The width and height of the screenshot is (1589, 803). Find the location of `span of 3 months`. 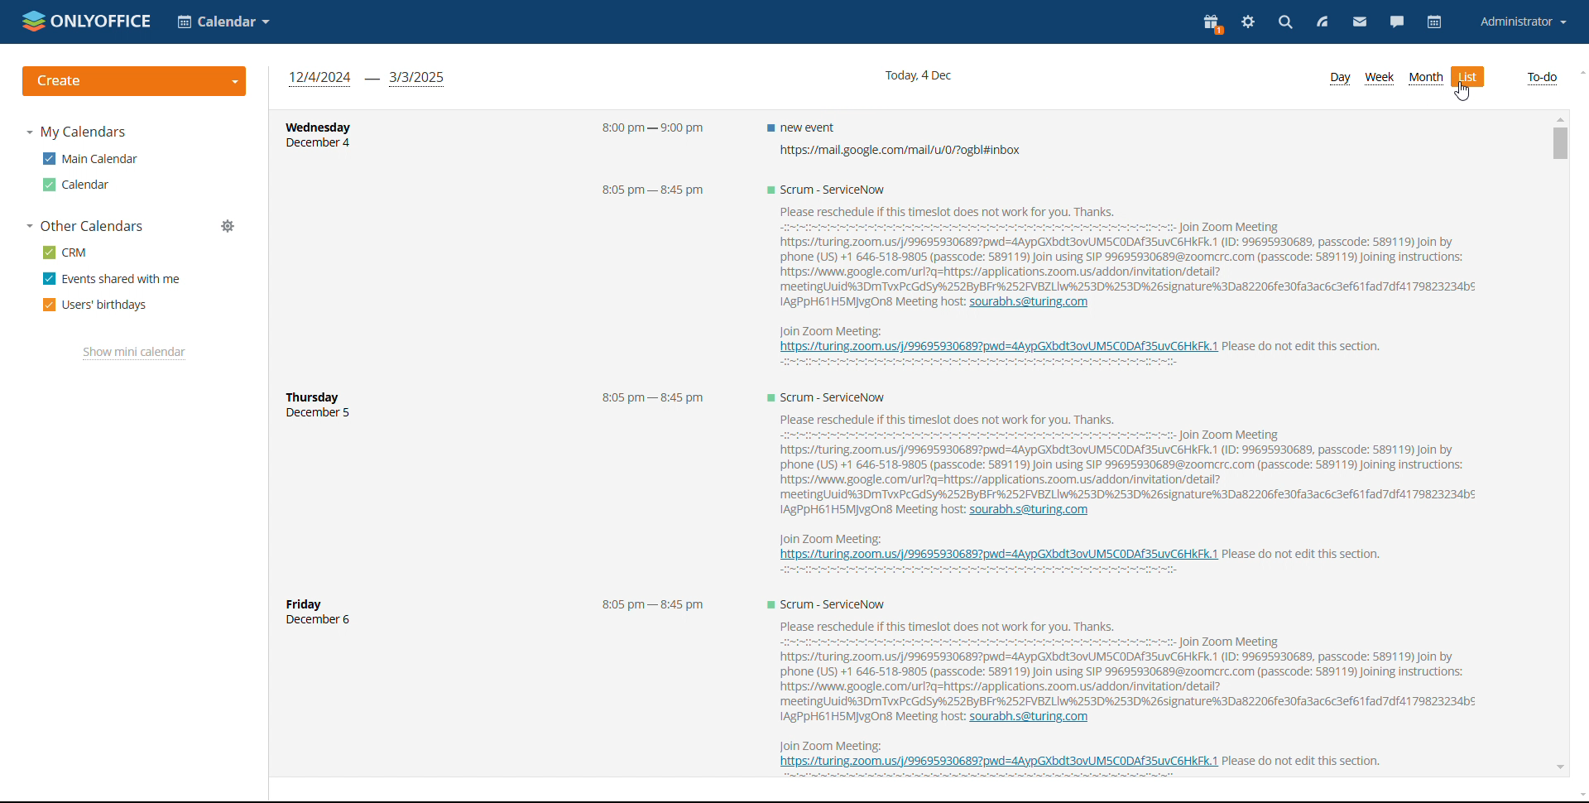

span of 3 months is located at coordinates (367, 79).